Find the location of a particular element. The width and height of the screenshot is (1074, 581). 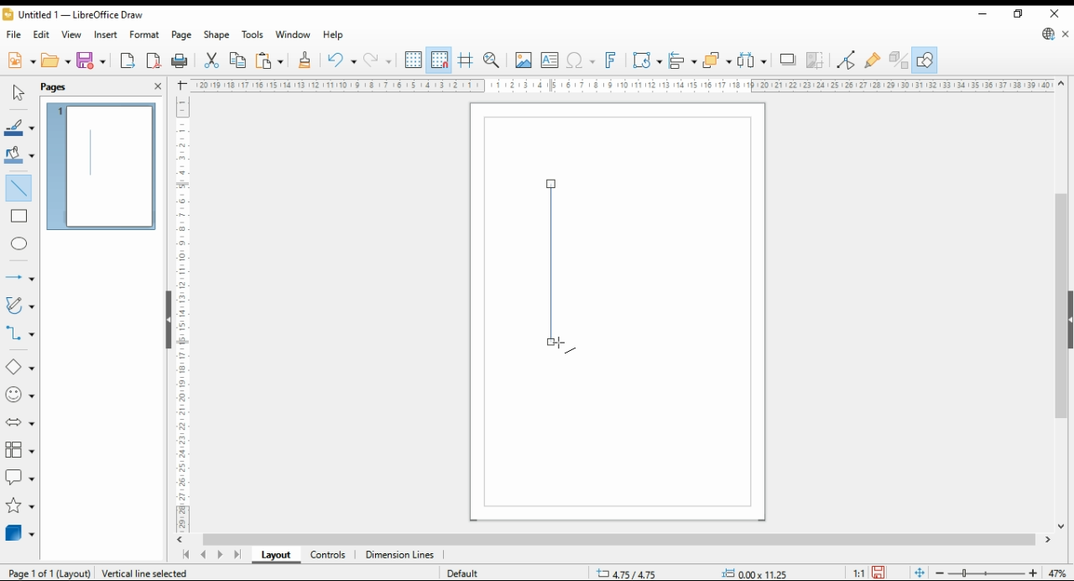

close pane is located at coordinates (157, 85).